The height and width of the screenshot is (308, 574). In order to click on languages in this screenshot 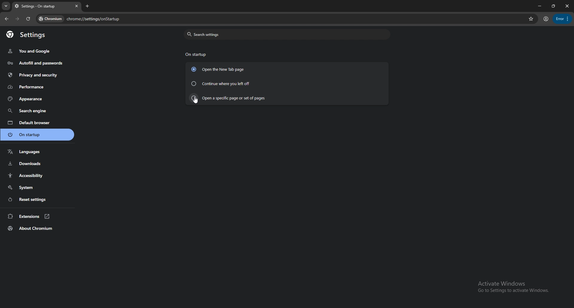, I will do `click(37, 152)`.